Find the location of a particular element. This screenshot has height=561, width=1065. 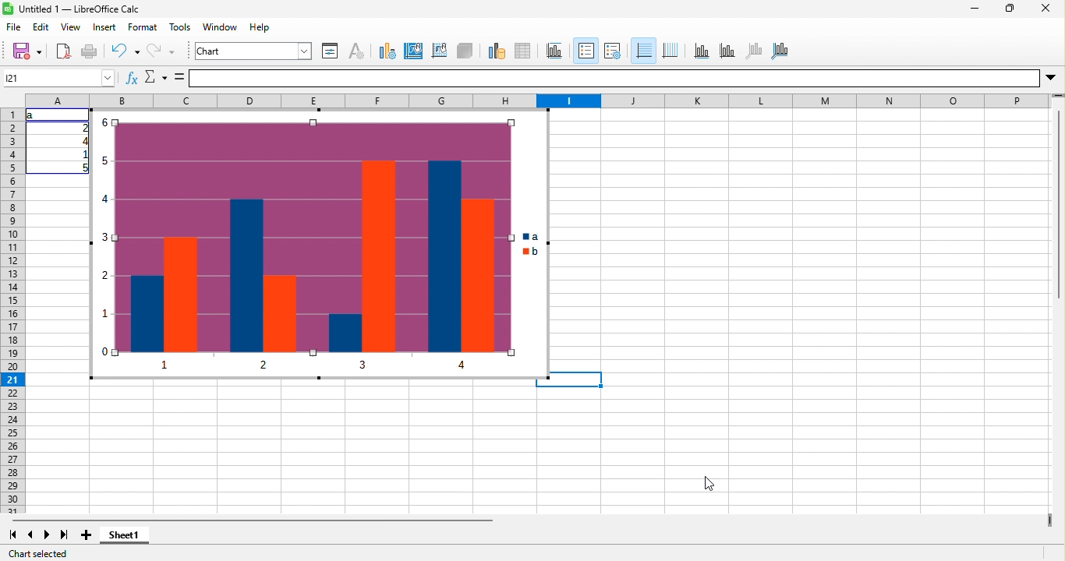

tools is located at coordinates (179, 26).